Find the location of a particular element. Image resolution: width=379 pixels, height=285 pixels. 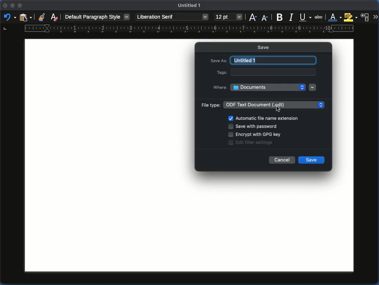

Size is located at coordinates (228, 17).